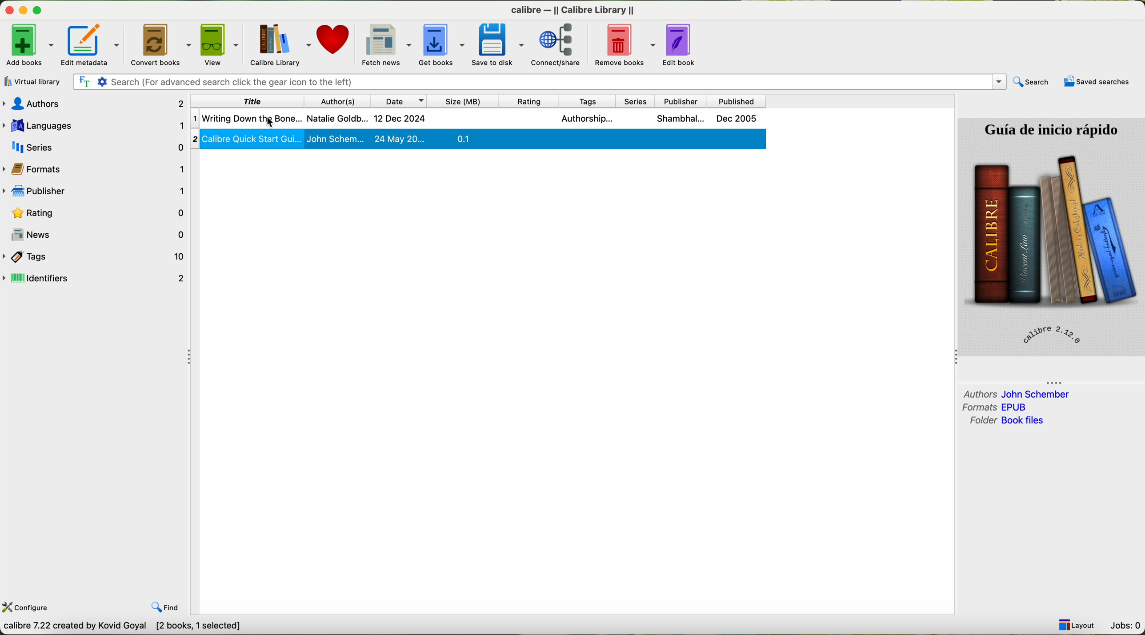 Image resolution: width=1145 pixels, height=635 pixels. What do you see at coordinates (223, 44) in the screenshot?
I see `view` at bounding box center [223, 44].